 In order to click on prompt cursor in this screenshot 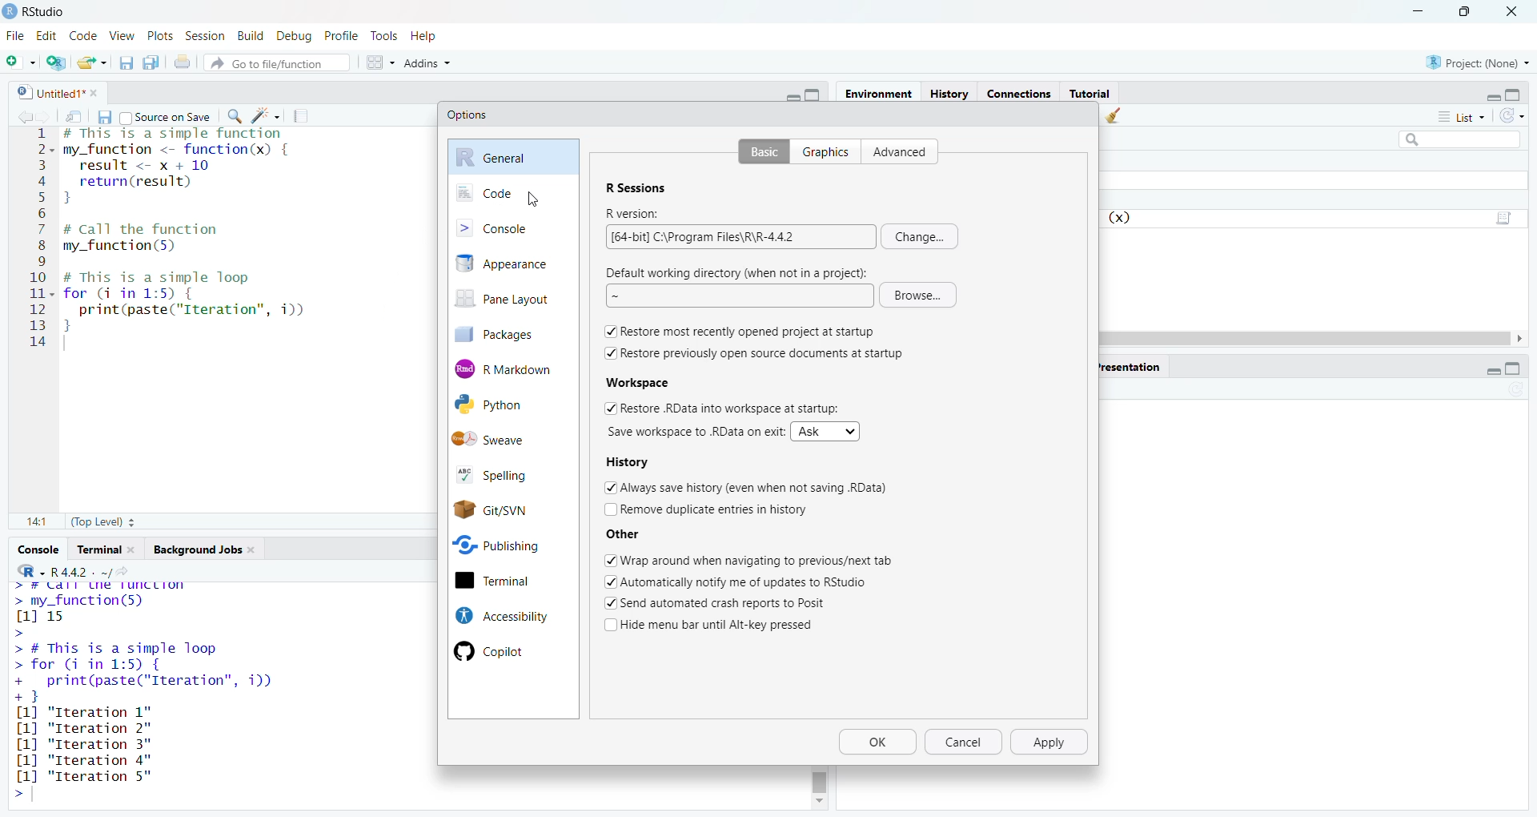, I will do `click(16, 795)`.